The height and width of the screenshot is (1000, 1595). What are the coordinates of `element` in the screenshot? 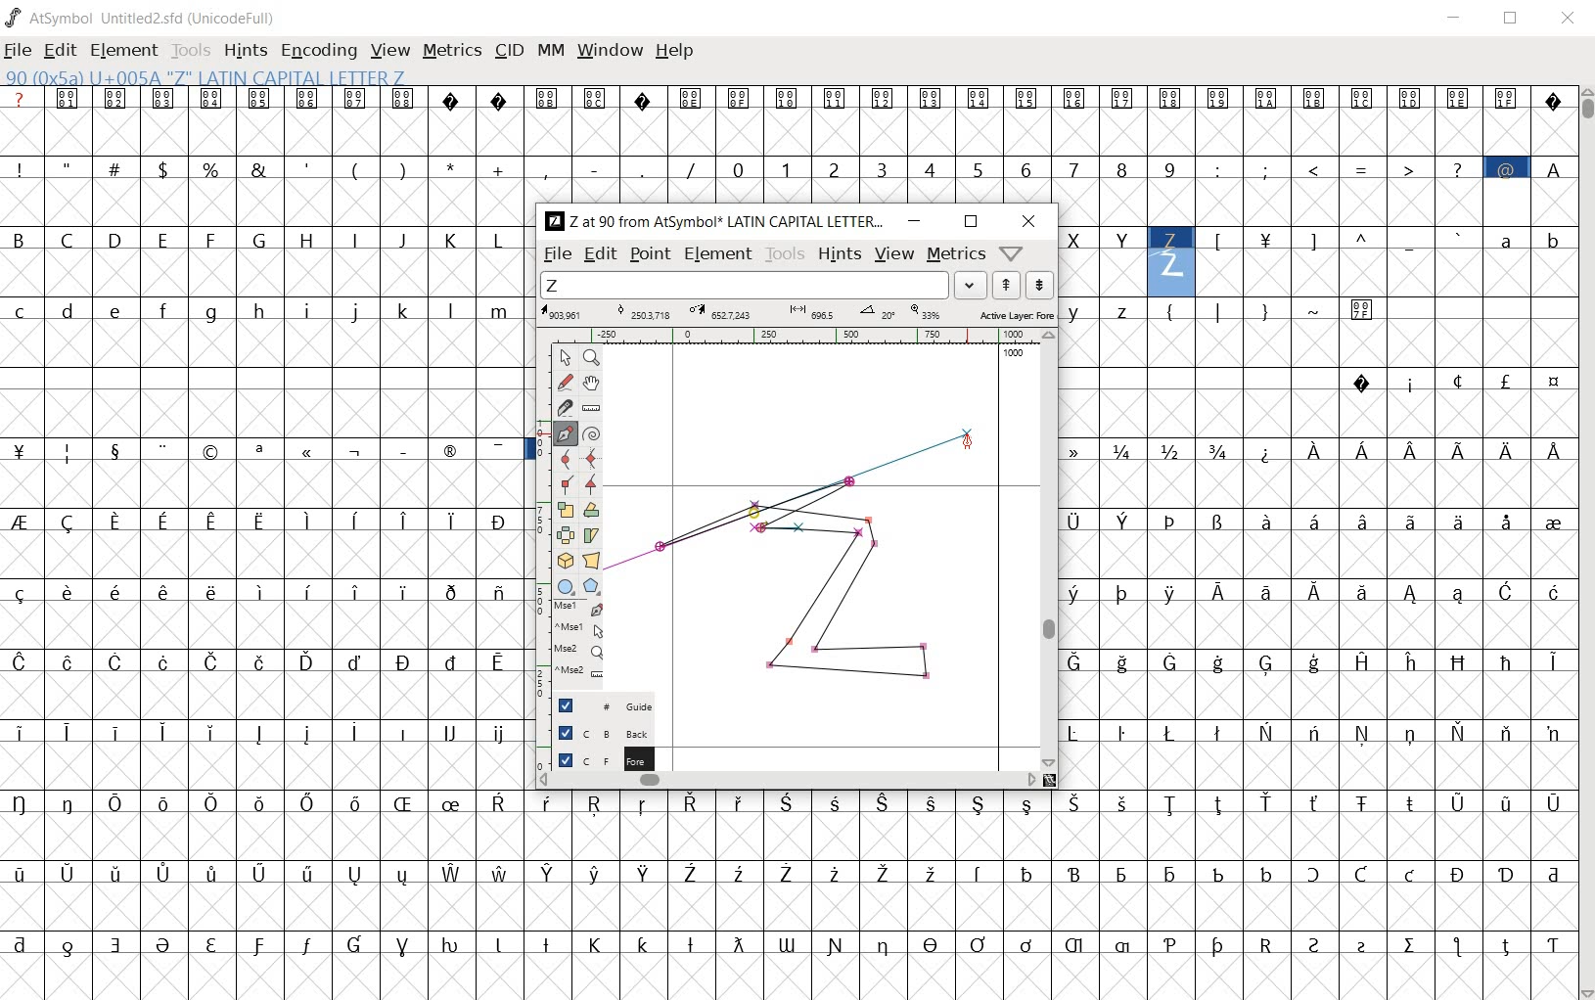 It's located at (718, 252).